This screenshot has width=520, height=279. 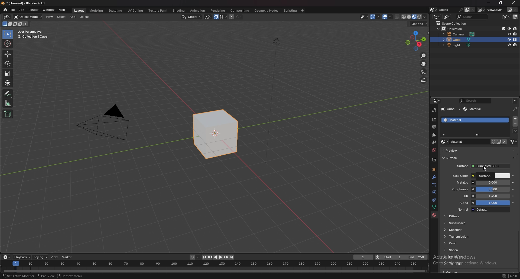 I want to click on metallic, so click(x=480, y=182).